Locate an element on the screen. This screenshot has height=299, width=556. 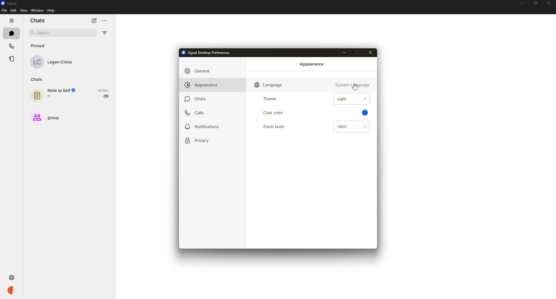
cursor is located at coordinates (355, 87).